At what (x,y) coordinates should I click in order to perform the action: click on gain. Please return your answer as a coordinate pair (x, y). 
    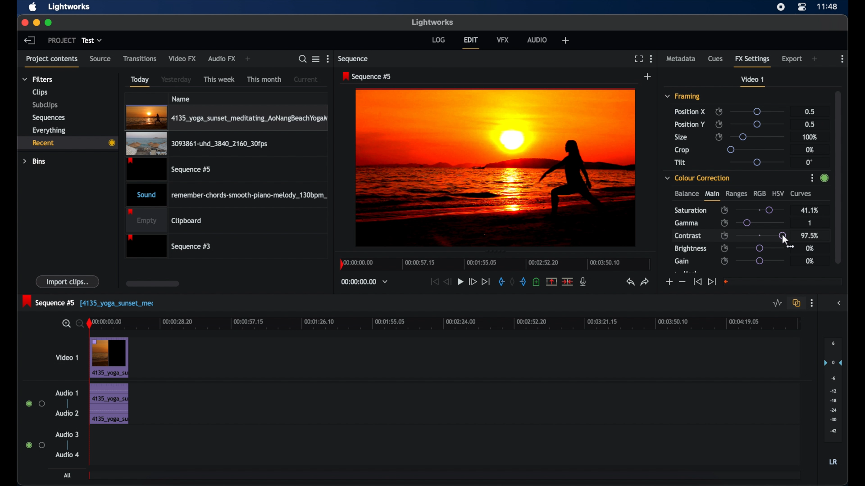
    Looking at the image, I should click on (682, 261).